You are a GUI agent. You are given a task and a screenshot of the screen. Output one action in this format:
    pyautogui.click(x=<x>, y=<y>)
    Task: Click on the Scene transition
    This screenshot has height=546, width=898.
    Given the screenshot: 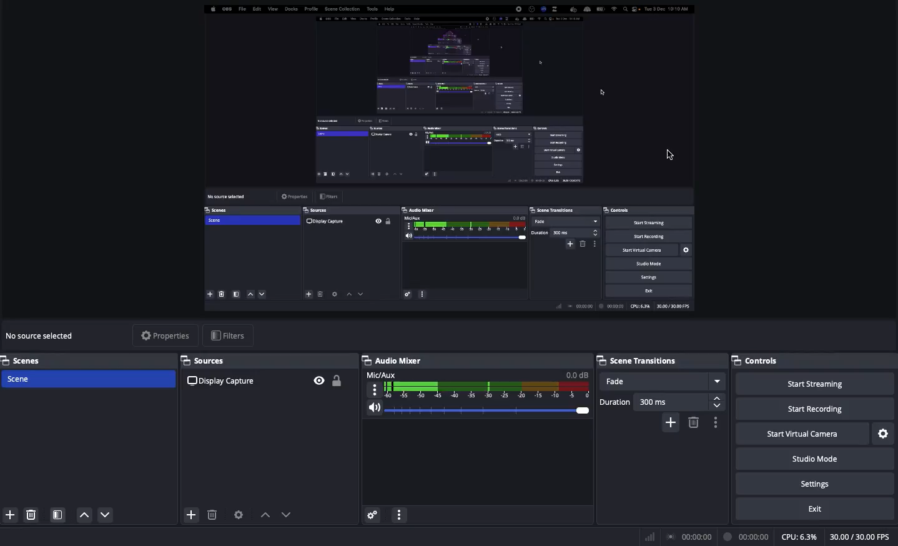 What is the action you would take?
    pyautogui.click(x=639, y=360)
    